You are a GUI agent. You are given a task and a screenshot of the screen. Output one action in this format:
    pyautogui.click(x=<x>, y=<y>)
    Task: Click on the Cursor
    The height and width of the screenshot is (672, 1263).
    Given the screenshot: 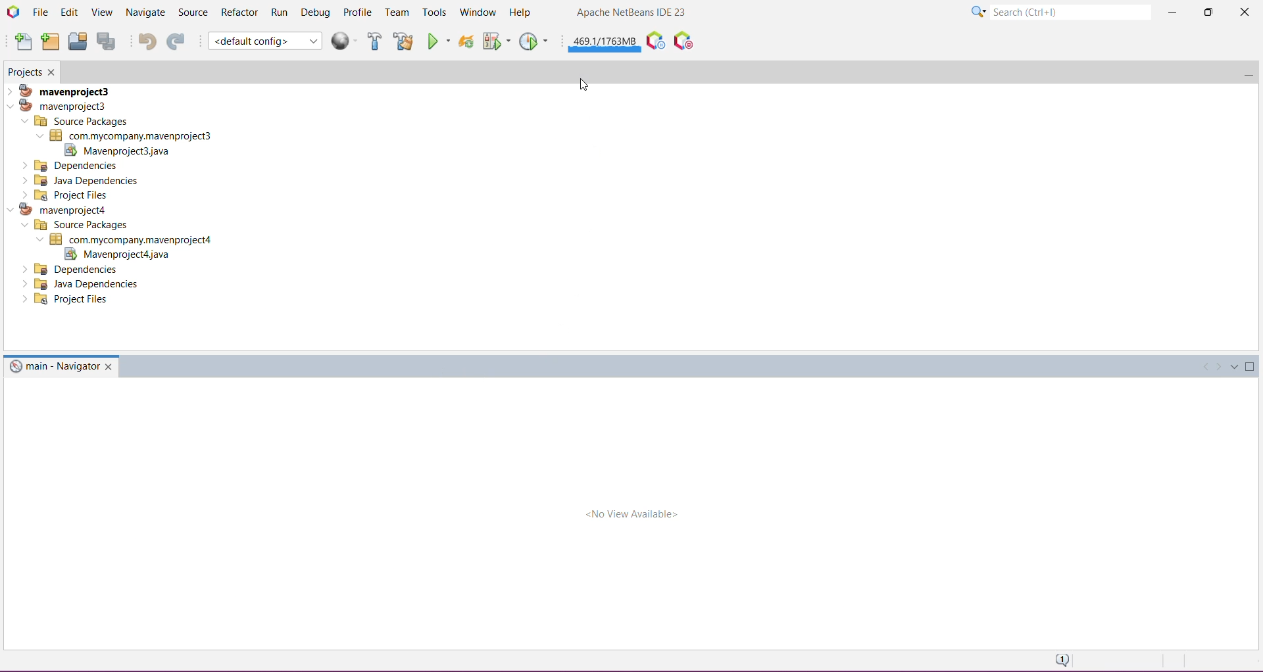 What is the action you would take?
    pyautogui.click(x=581, y=84)
    